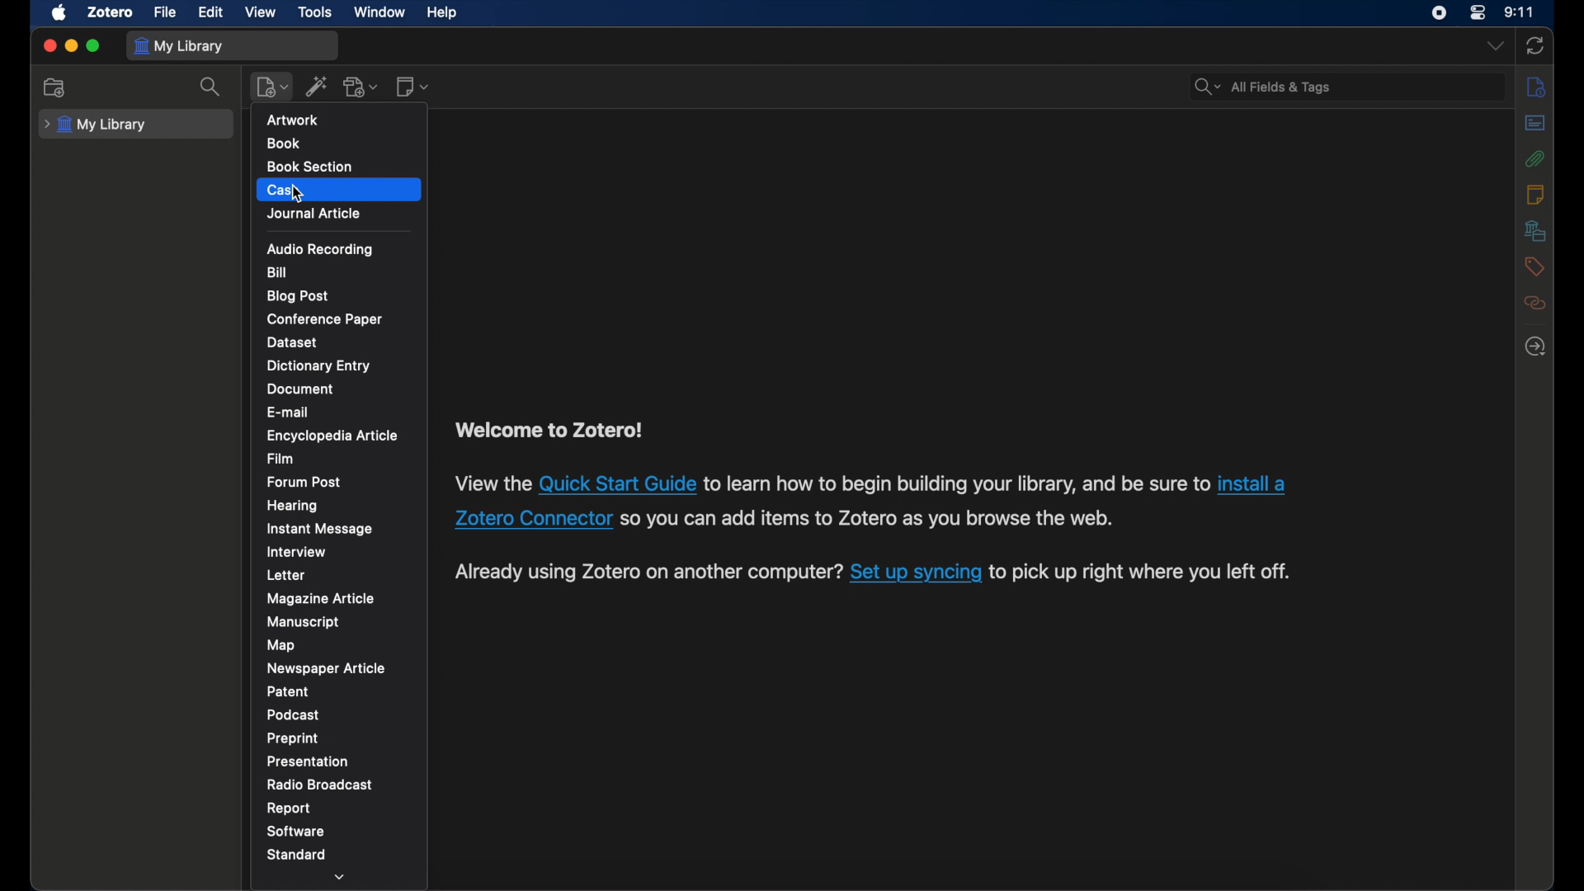 The height and width of the screenshot is (891, 1584). What do you see at coordinates (212, 87) in the screenshot?
I see `search` at bounding box center [212, 87].